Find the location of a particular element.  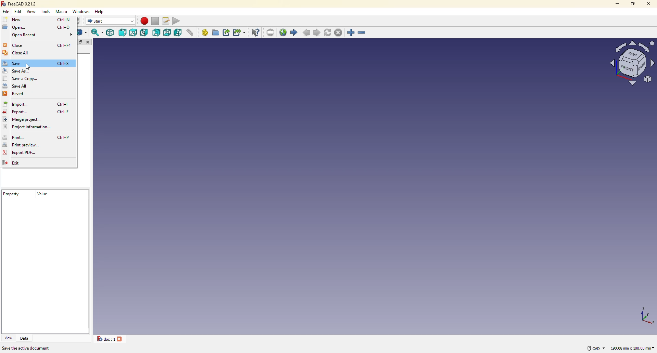

save a copy is located at coordinates (20, 79).